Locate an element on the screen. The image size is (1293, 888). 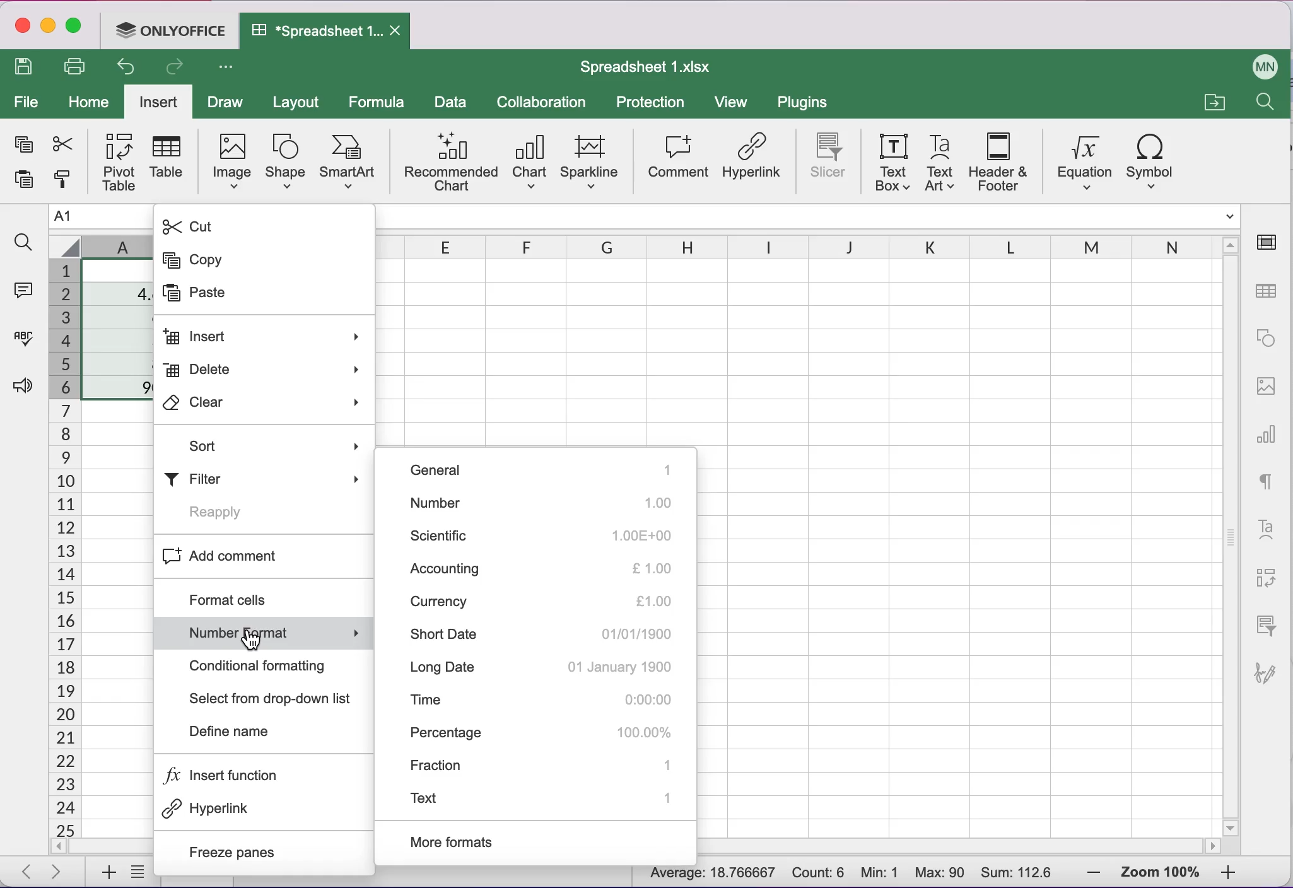
Select from drop-down list is located at coordinates (272, 698).